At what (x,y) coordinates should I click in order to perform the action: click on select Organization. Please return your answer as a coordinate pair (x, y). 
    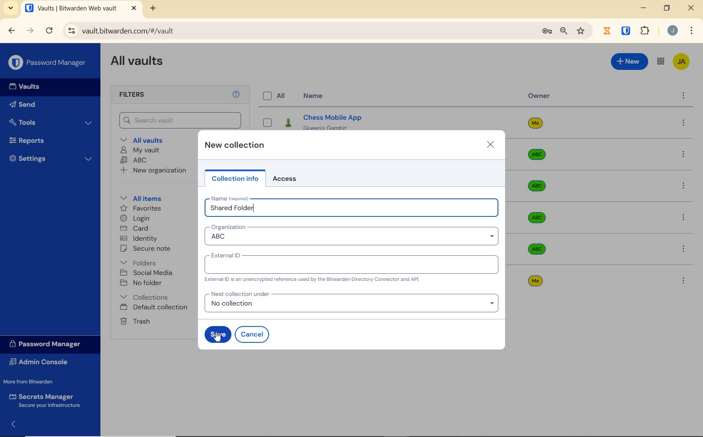
    Looking at the image, I should click on (351, 238).